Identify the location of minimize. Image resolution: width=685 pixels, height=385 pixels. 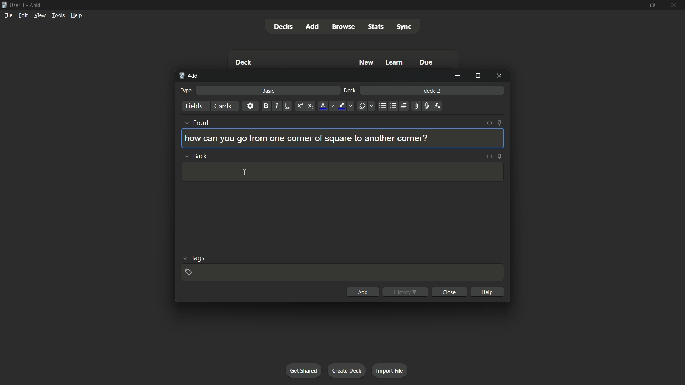
(633, 5).